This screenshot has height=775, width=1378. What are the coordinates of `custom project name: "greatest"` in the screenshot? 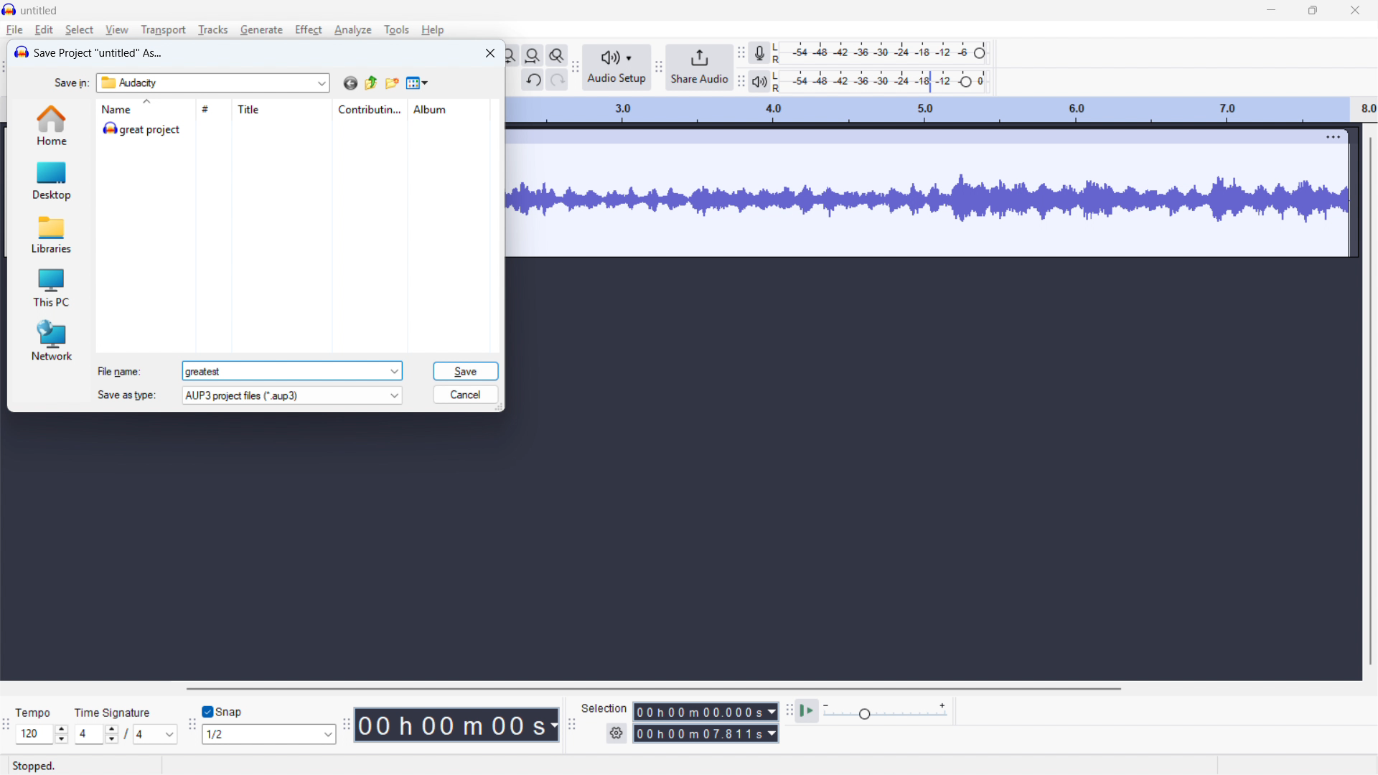 It's located at (293, 371).